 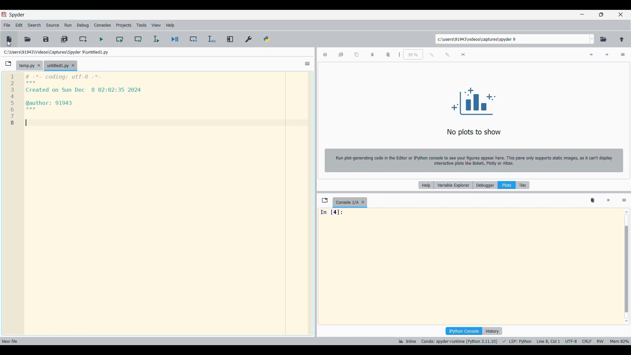 What do you see at coordinates (513, 341) in the screenshot?
I see `programming language` at bounding box center [513, 341].